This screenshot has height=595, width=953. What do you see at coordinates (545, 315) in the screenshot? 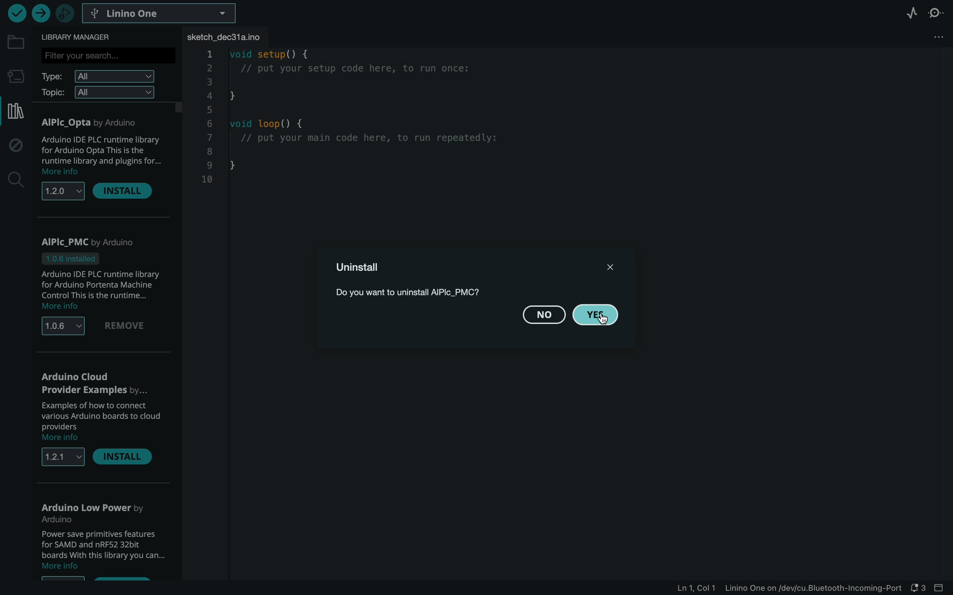
I see `no` at bounding box center [545, 315].